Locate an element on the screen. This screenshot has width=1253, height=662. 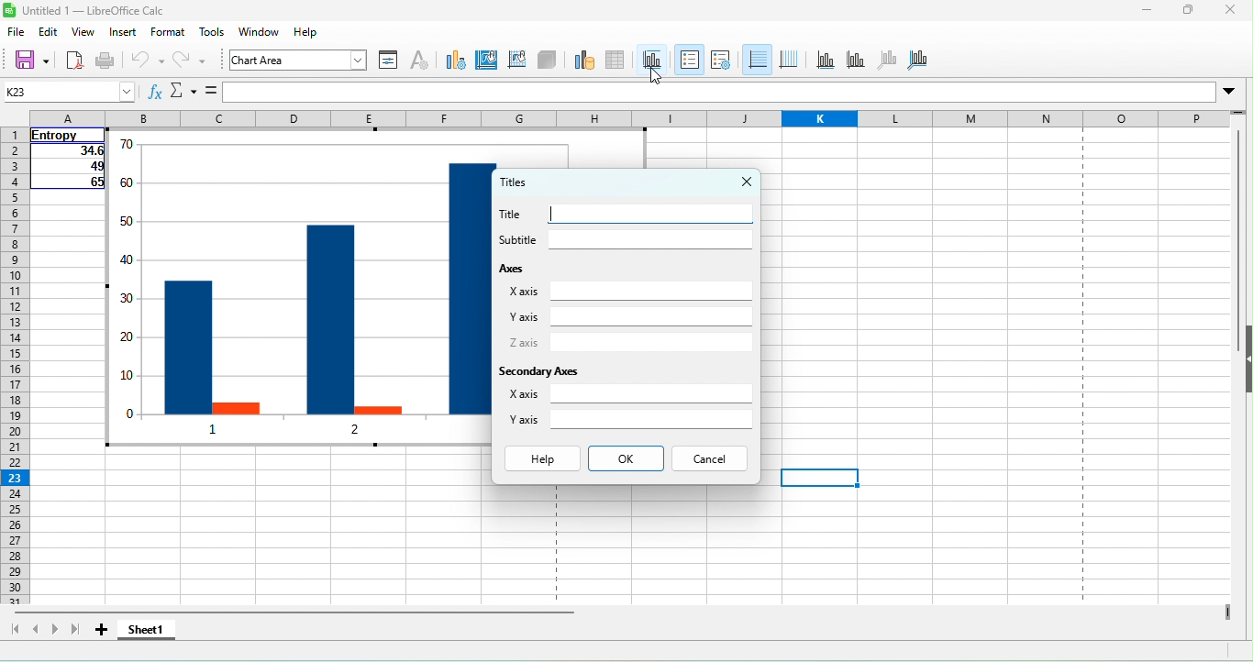
help is located at coordinates (305, 35).